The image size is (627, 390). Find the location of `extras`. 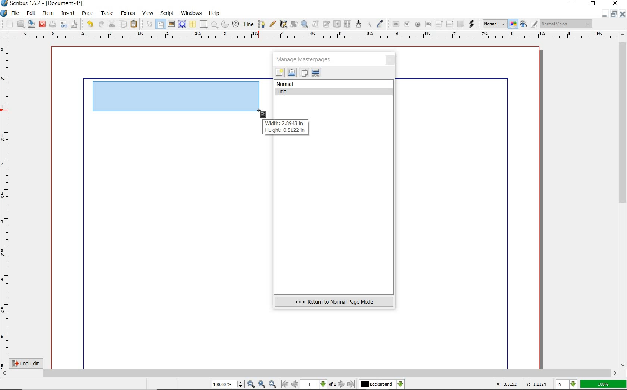

extras is located at coordinates (128, 13).